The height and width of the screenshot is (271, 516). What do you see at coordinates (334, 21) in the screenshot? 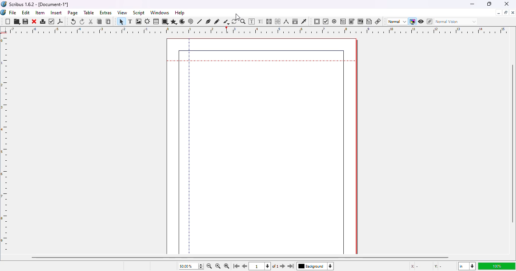
I see `PDF radio button` at bounding box center [334, 21].